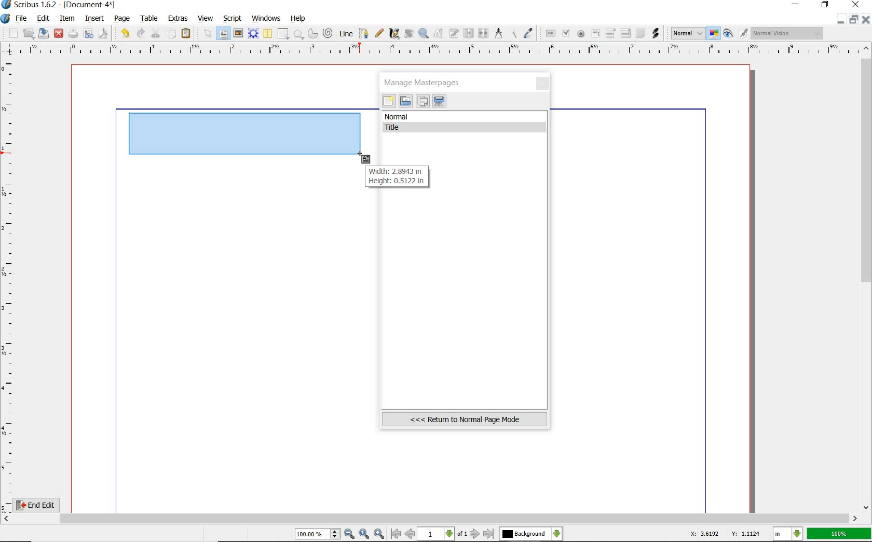  Describe the element at coordinates (466, 128) in the screenshot. I see `Title` at that location.